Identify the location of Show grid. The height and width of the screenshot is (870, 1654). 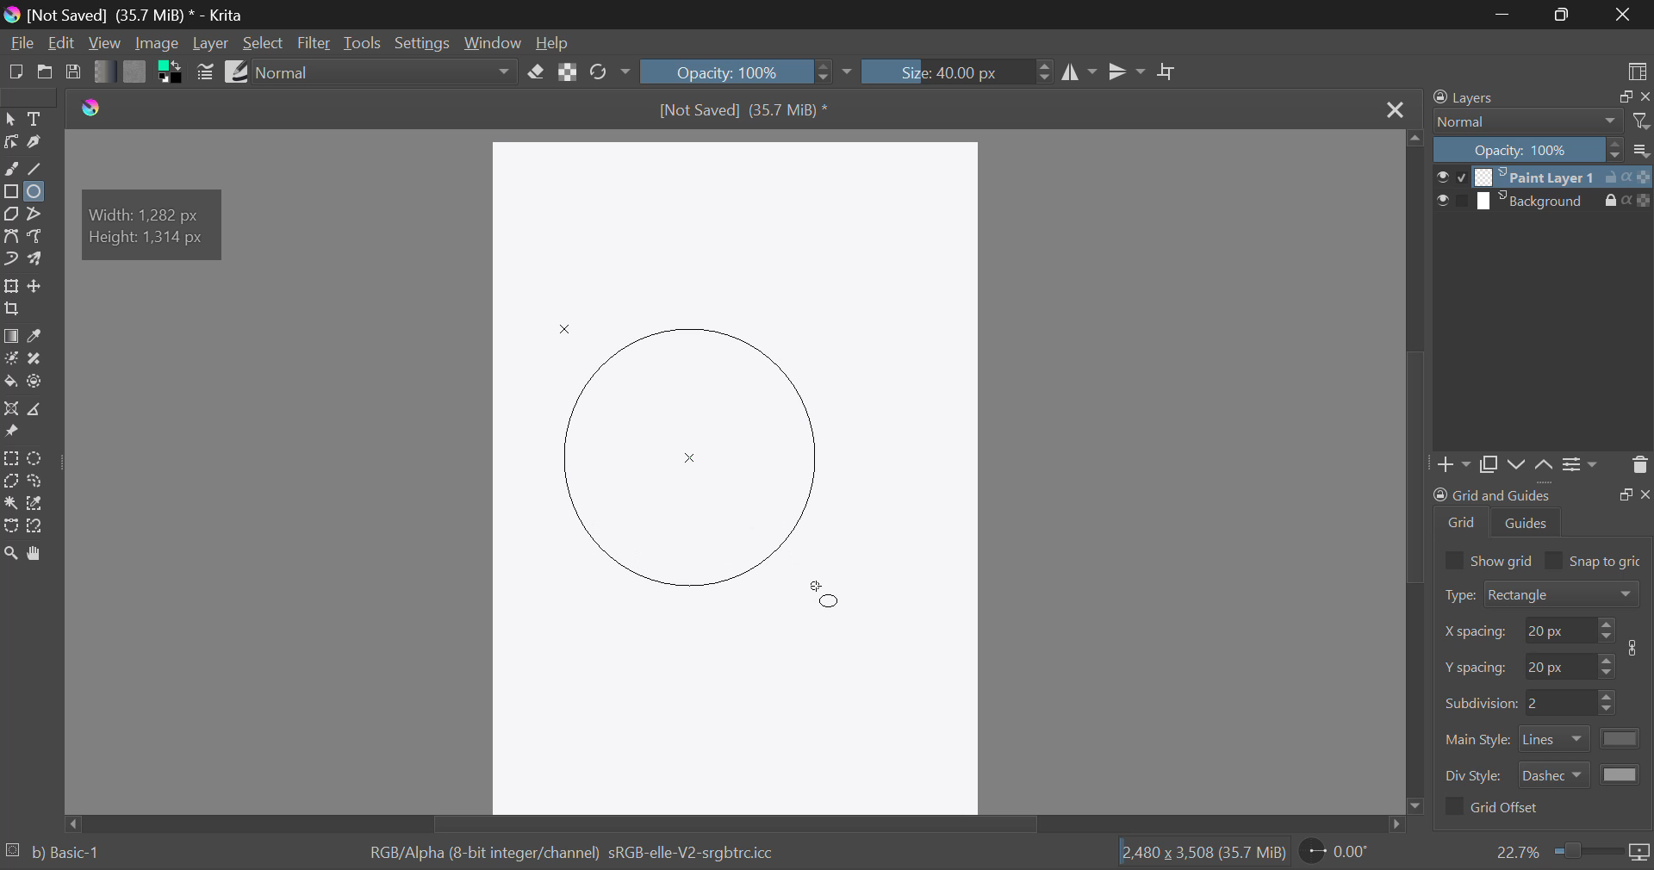
(1488, 559).